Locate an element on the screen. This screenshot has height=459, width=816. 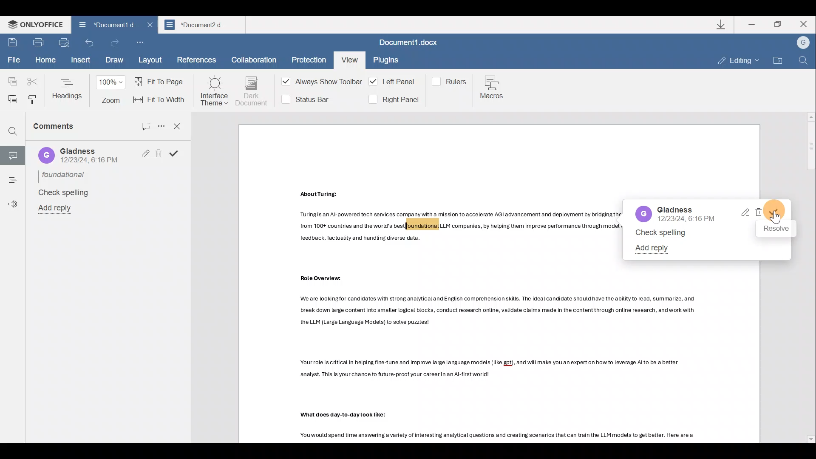
Maximize is located at coordinates (779, 24).